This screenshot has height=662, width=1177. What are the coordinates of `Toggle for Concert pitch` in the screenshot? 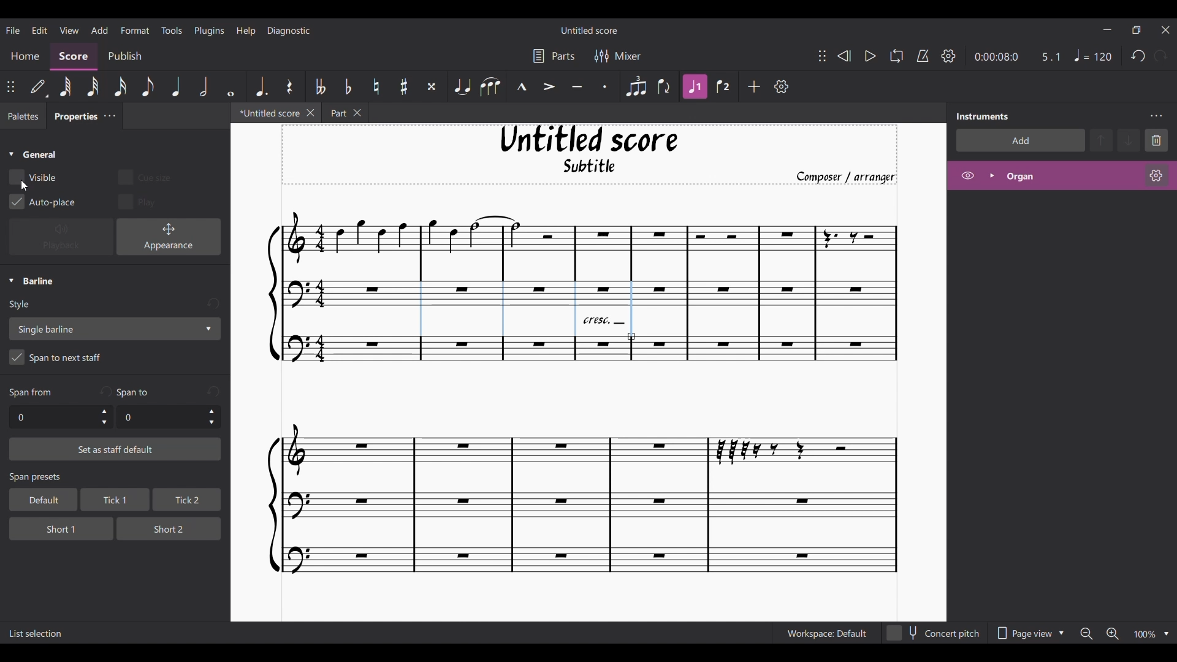 It's located at (934, 633).